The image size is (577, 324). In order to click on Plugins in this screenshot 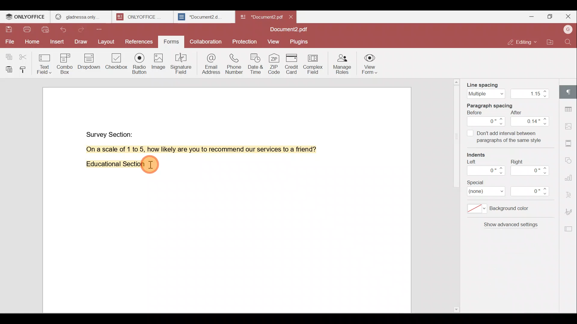, I will do `click(300, 41)`.